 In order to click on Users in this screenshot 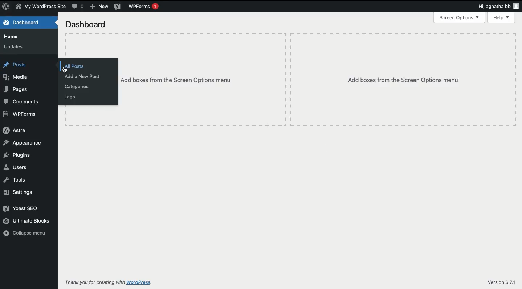, I will do `click(16, 167)`.